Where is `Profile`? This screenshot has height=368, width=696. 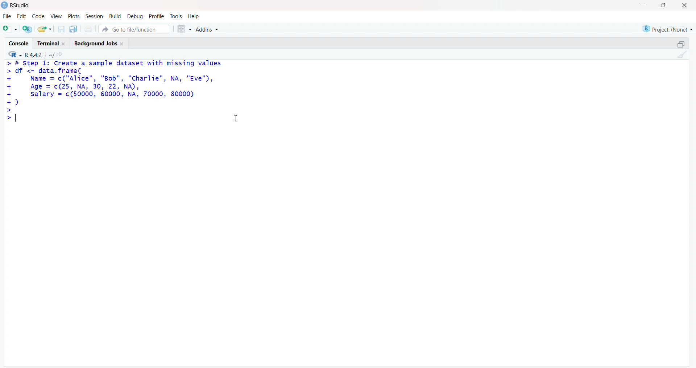
Profile is located at coordinates (157, 16).